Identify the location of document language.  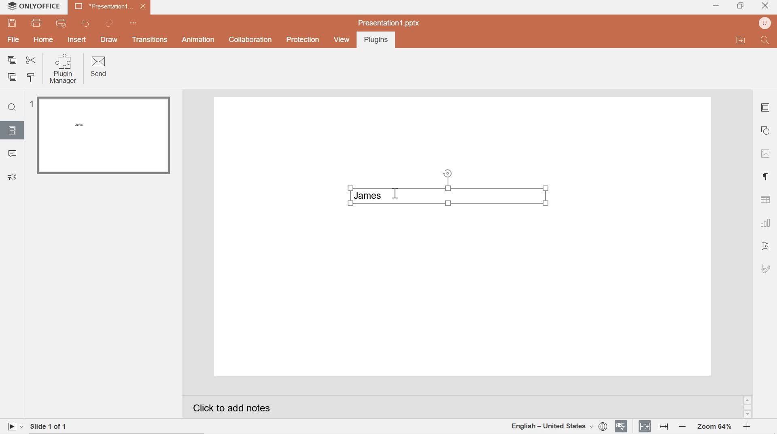
(558, 425).